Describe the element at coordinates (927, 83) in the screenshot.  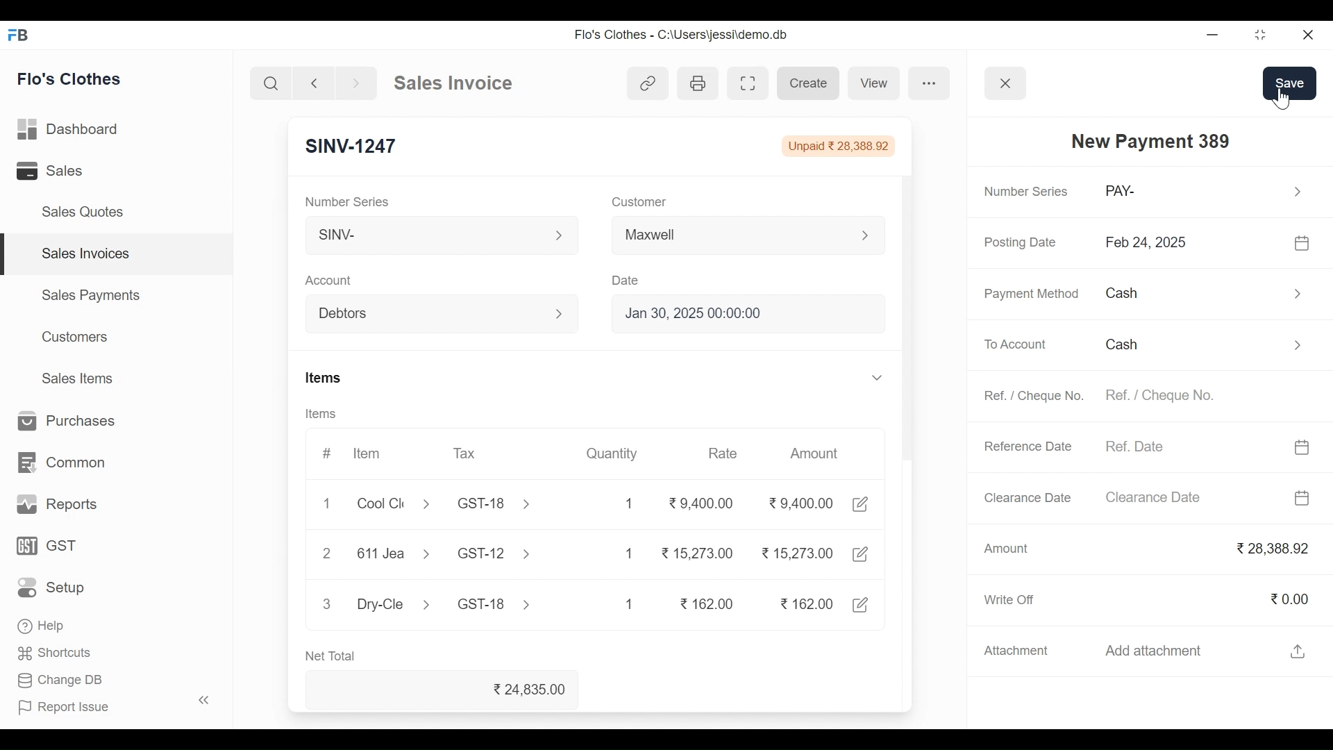
I see `more` at that location.